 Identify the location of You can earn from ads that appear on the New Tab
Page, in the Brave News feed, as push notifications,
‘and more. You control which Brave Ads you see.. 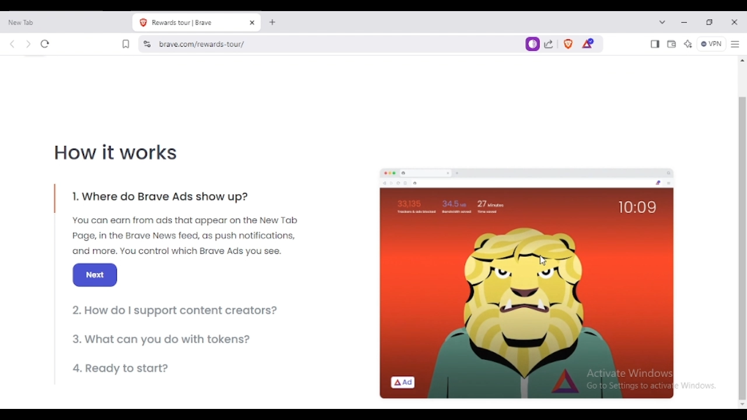
(185, 237).